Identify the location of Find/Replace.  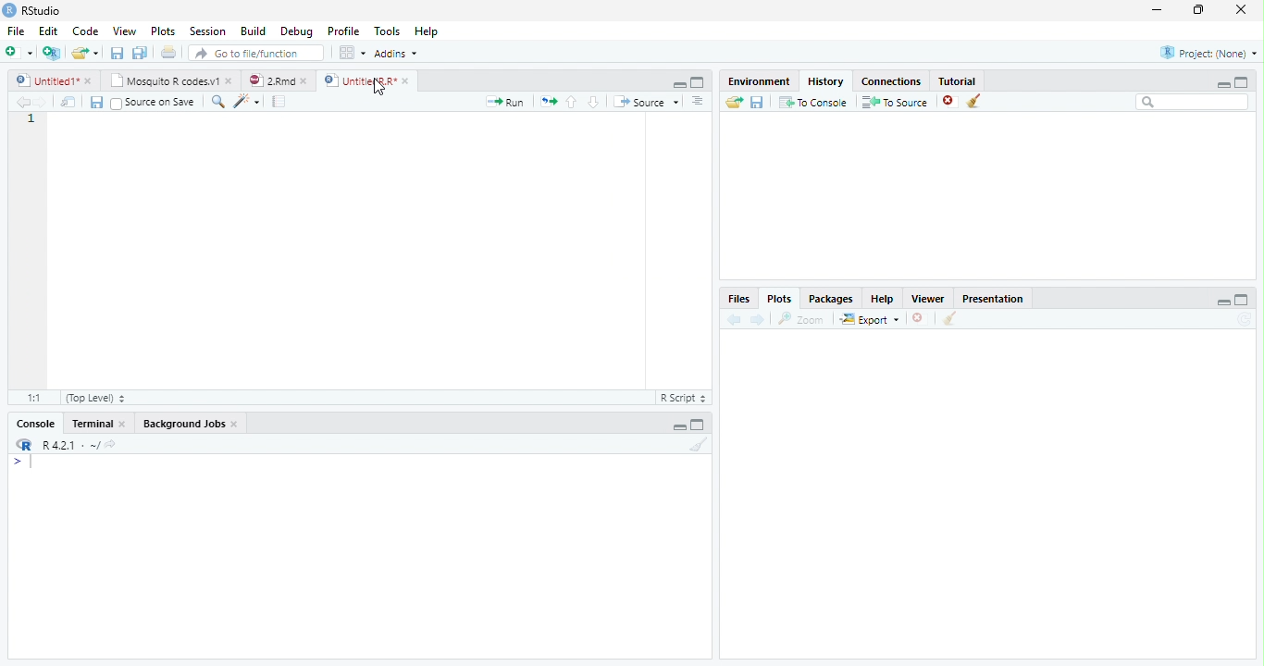
(217, 102).